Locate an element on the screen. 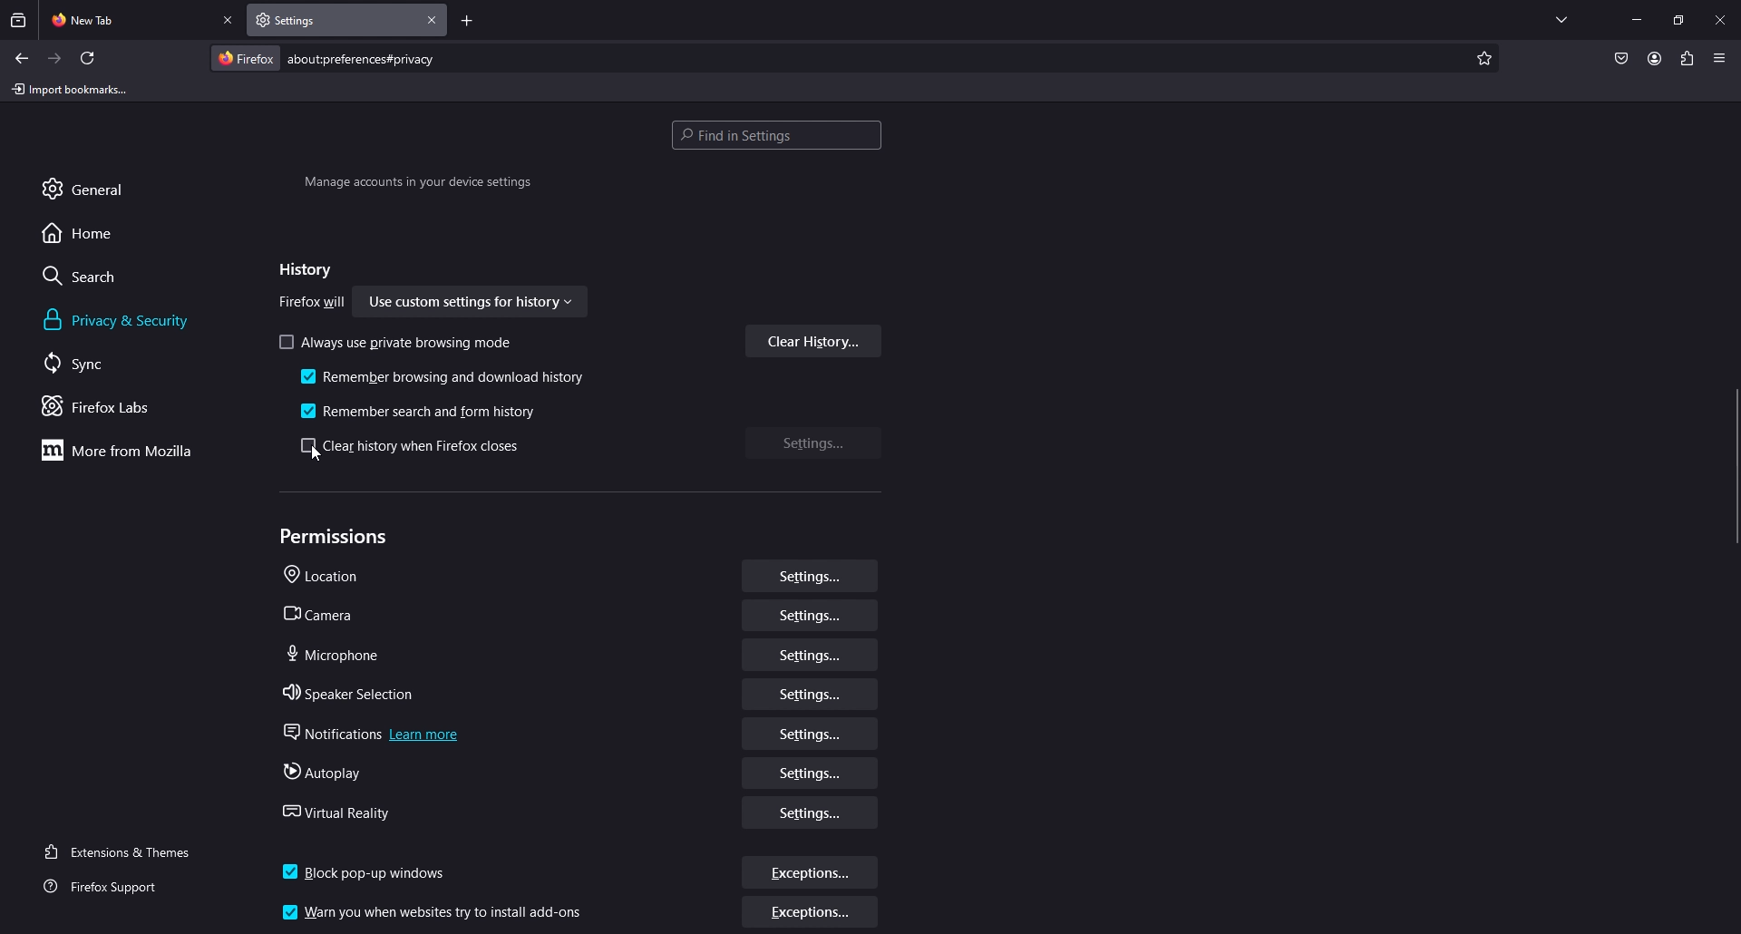 The height and width of the screenshot is (934, 1741). extension is located at coordinates (1688, 58).